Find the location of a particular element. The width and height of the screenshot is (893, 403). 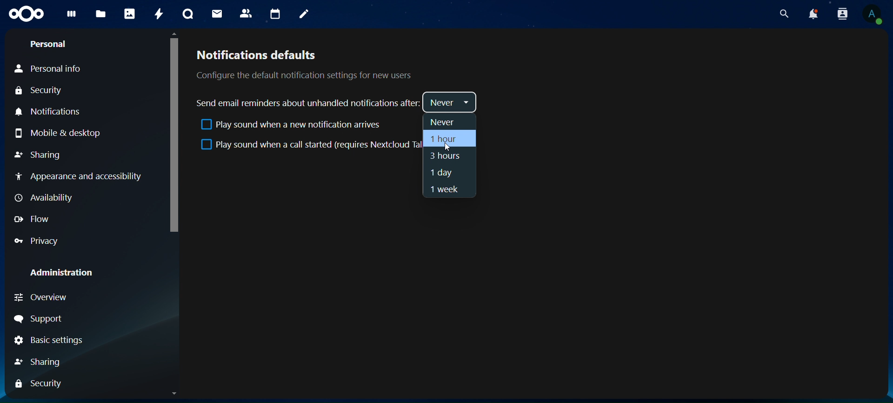

play sound when a new notification arrives is located at coordinates (289, 126).